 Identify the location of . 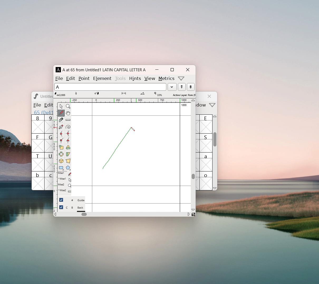
(47, 105).